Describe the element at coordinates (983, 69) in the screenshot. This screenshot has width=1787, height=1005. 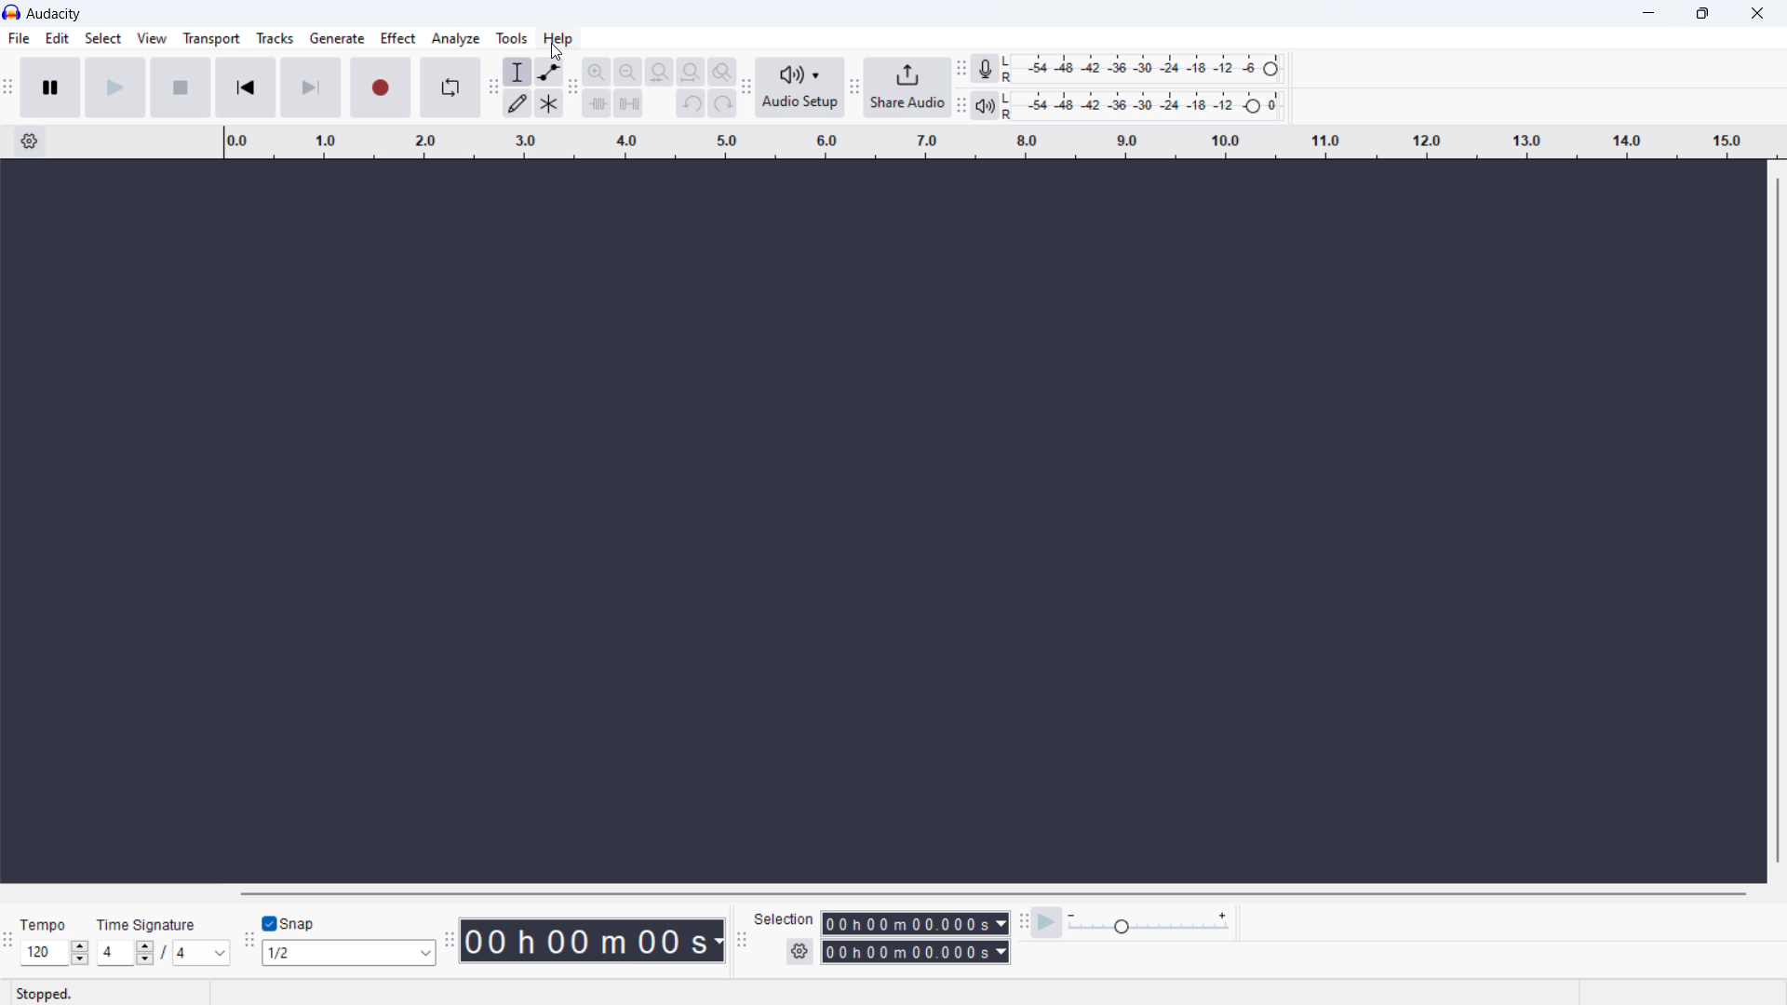
I see `recording meter` at that location.